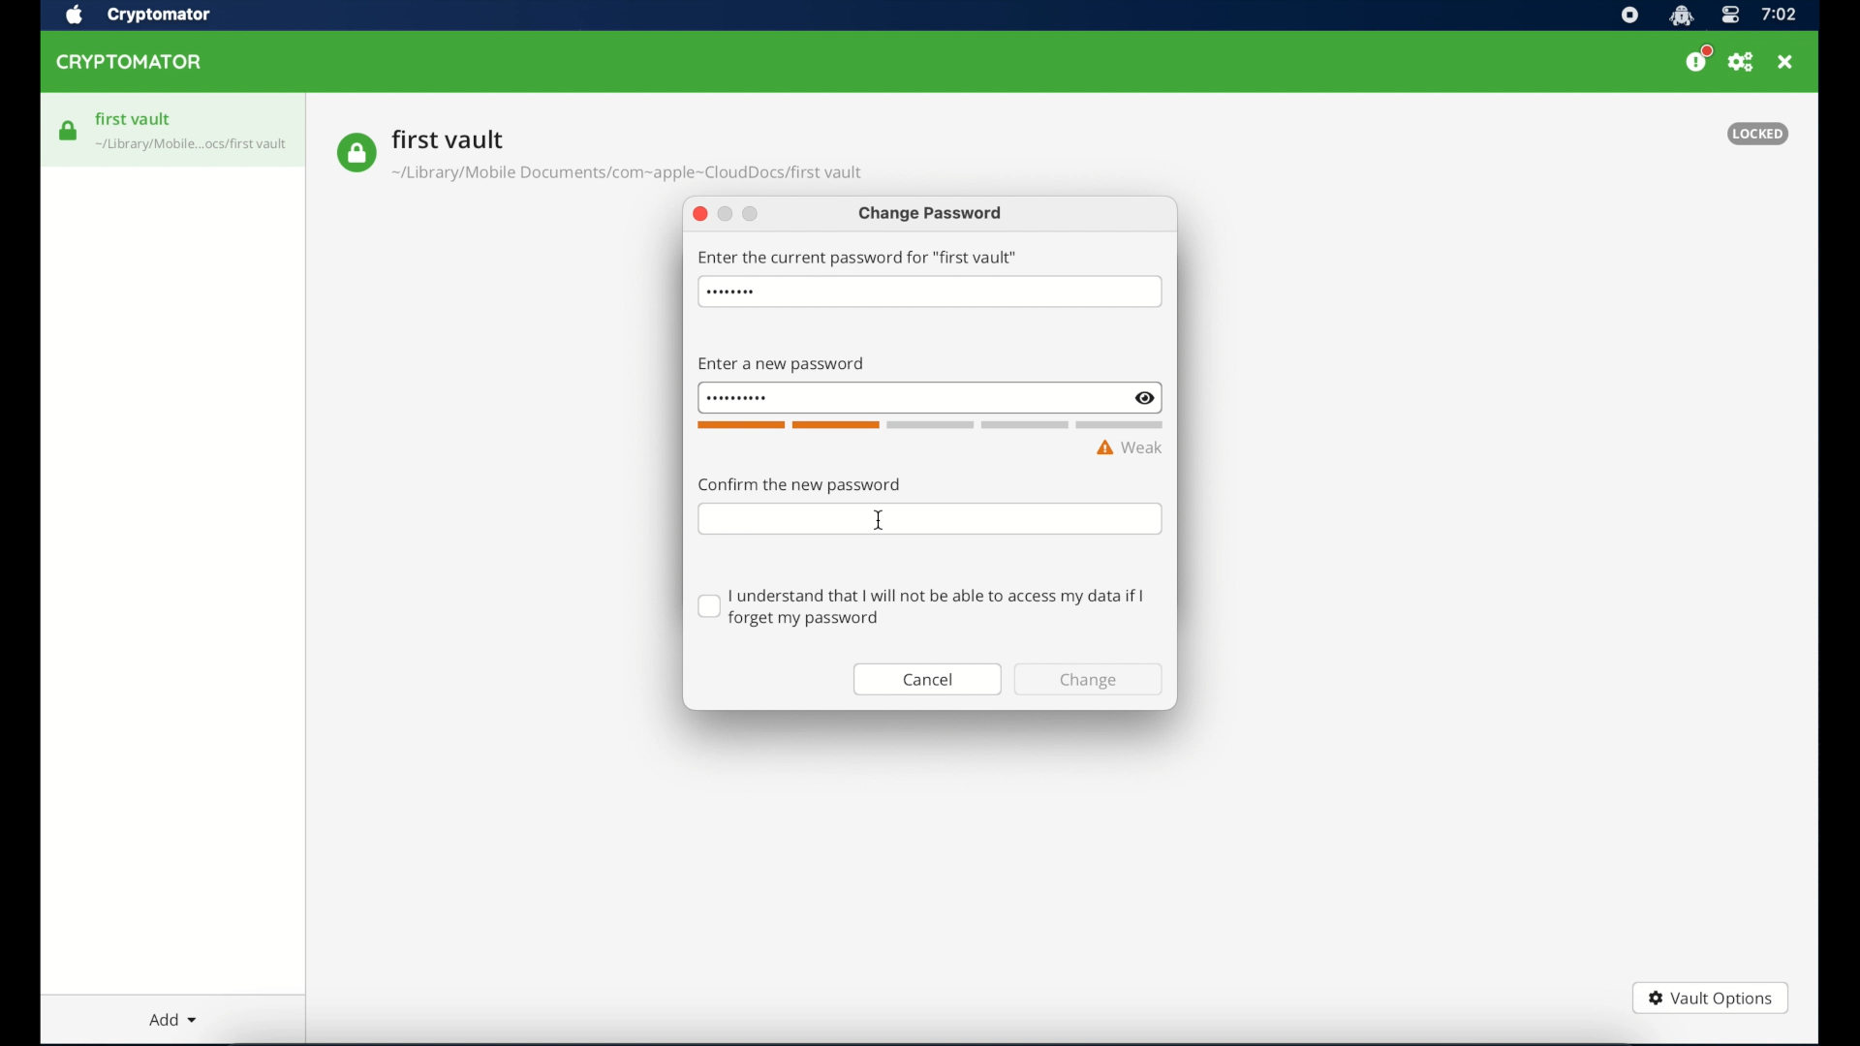  I want to click on cancel, so click(927, 680).